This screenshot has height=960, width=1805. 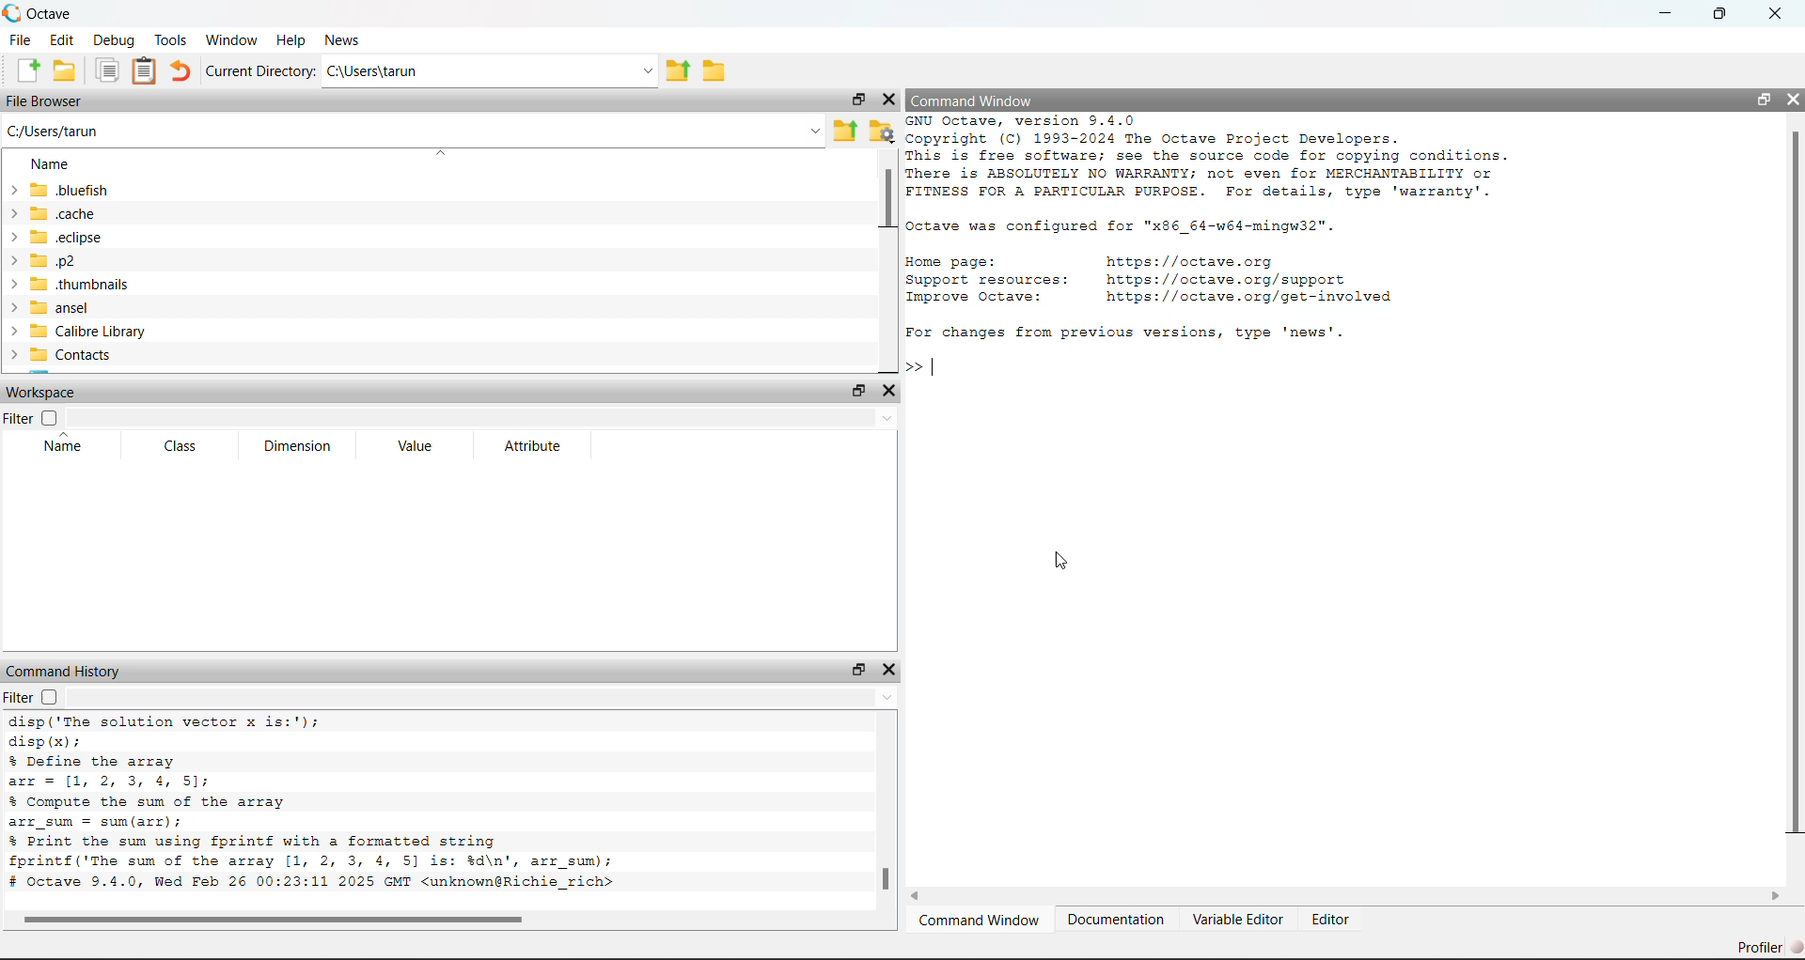 I want to click on Close, so click(x=888, y=101).